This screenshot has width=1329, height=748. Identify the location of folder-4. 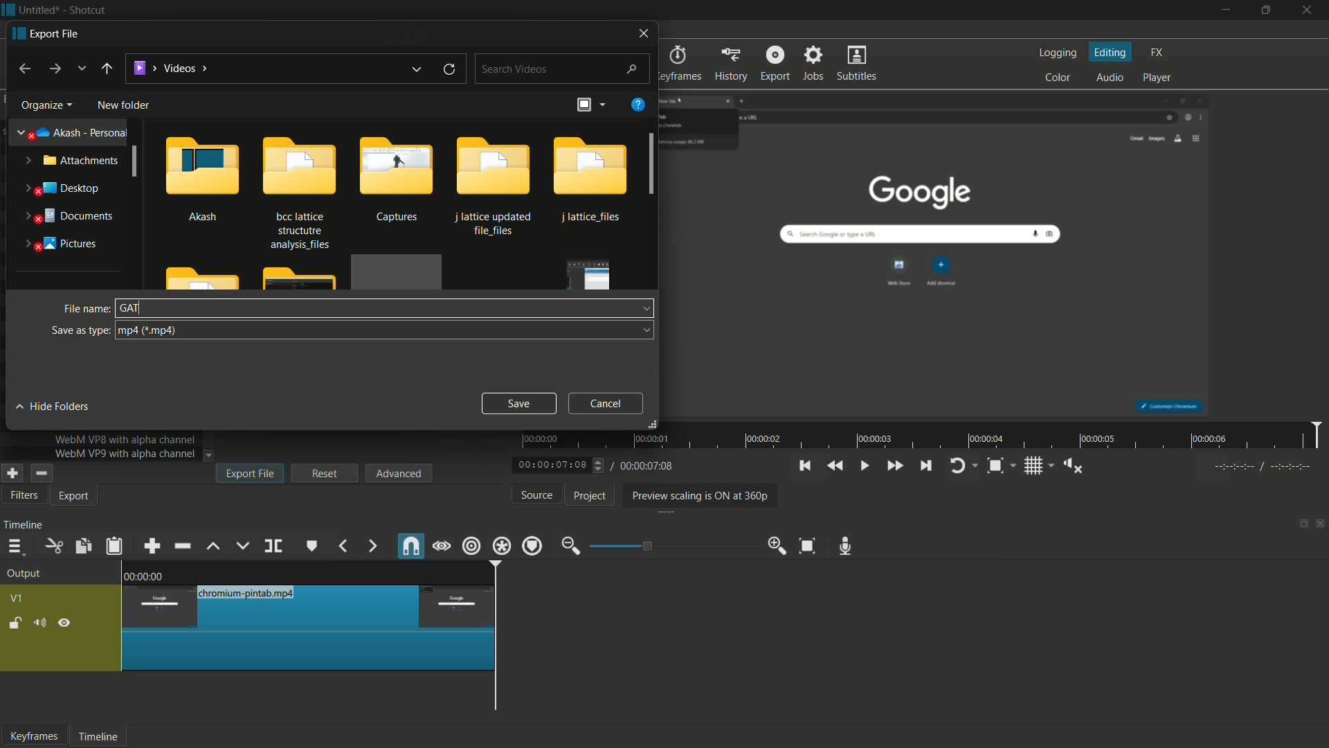
(496, 186).